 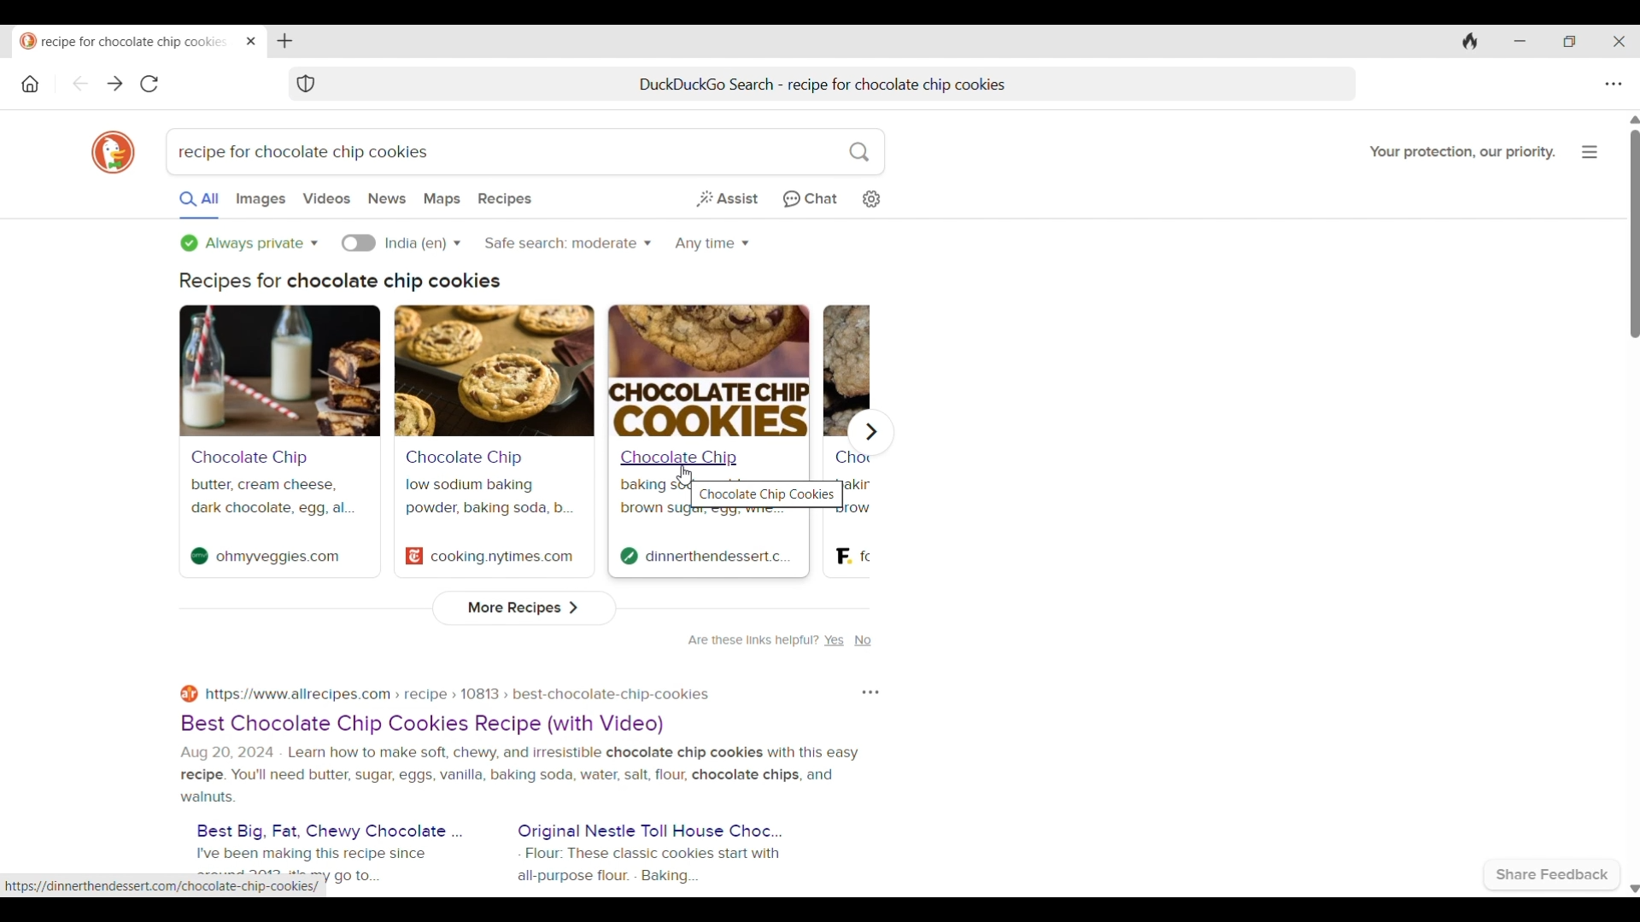 I want to click on https://www.allrecipes.com > recipe » 10813 » best-chocolate-chip-cookies, so click(x=459, y=695).